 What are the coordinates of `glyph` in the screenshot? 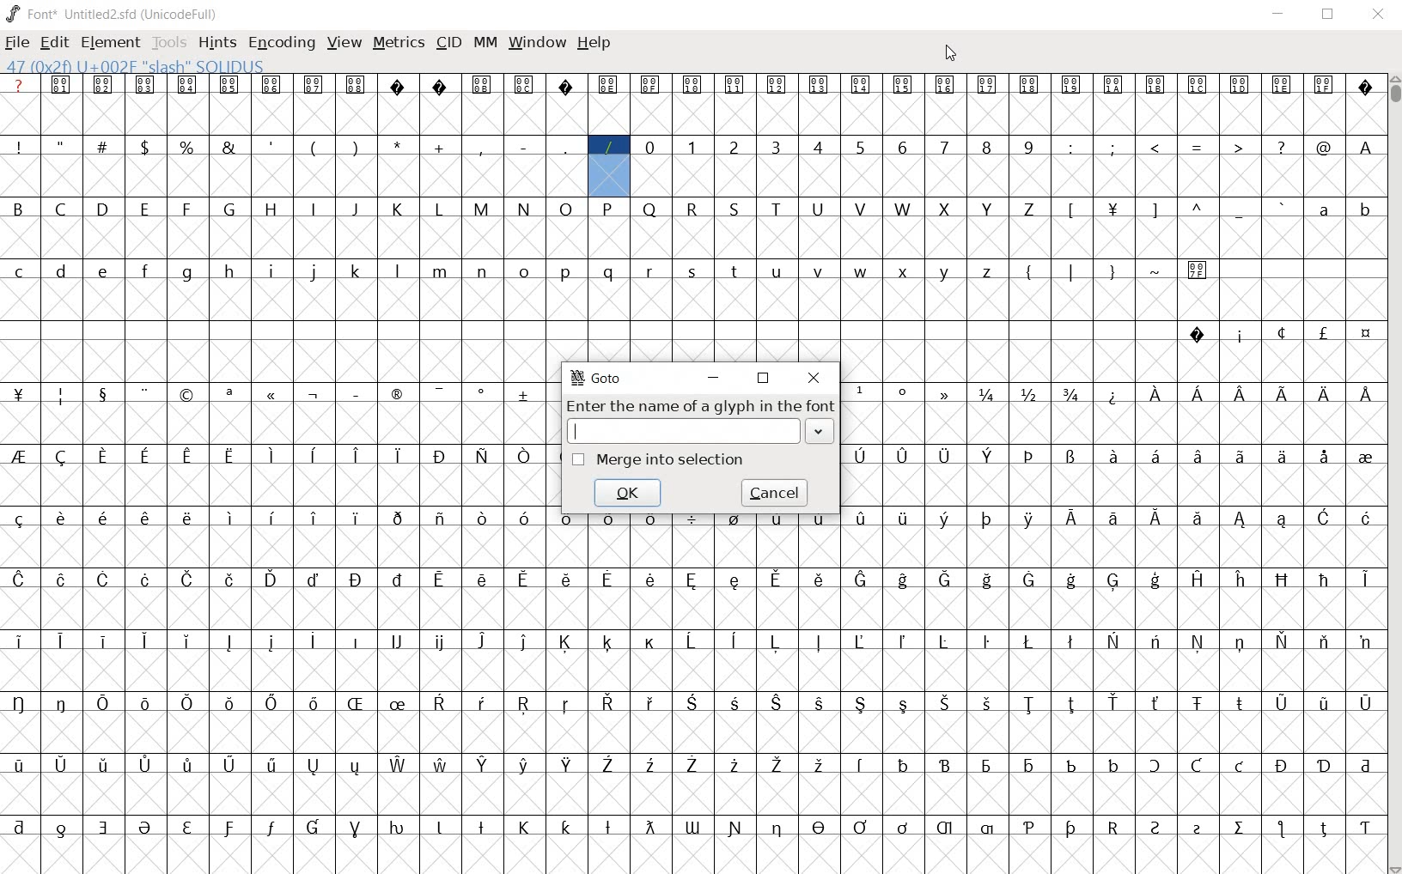 It's located at (313, 272).